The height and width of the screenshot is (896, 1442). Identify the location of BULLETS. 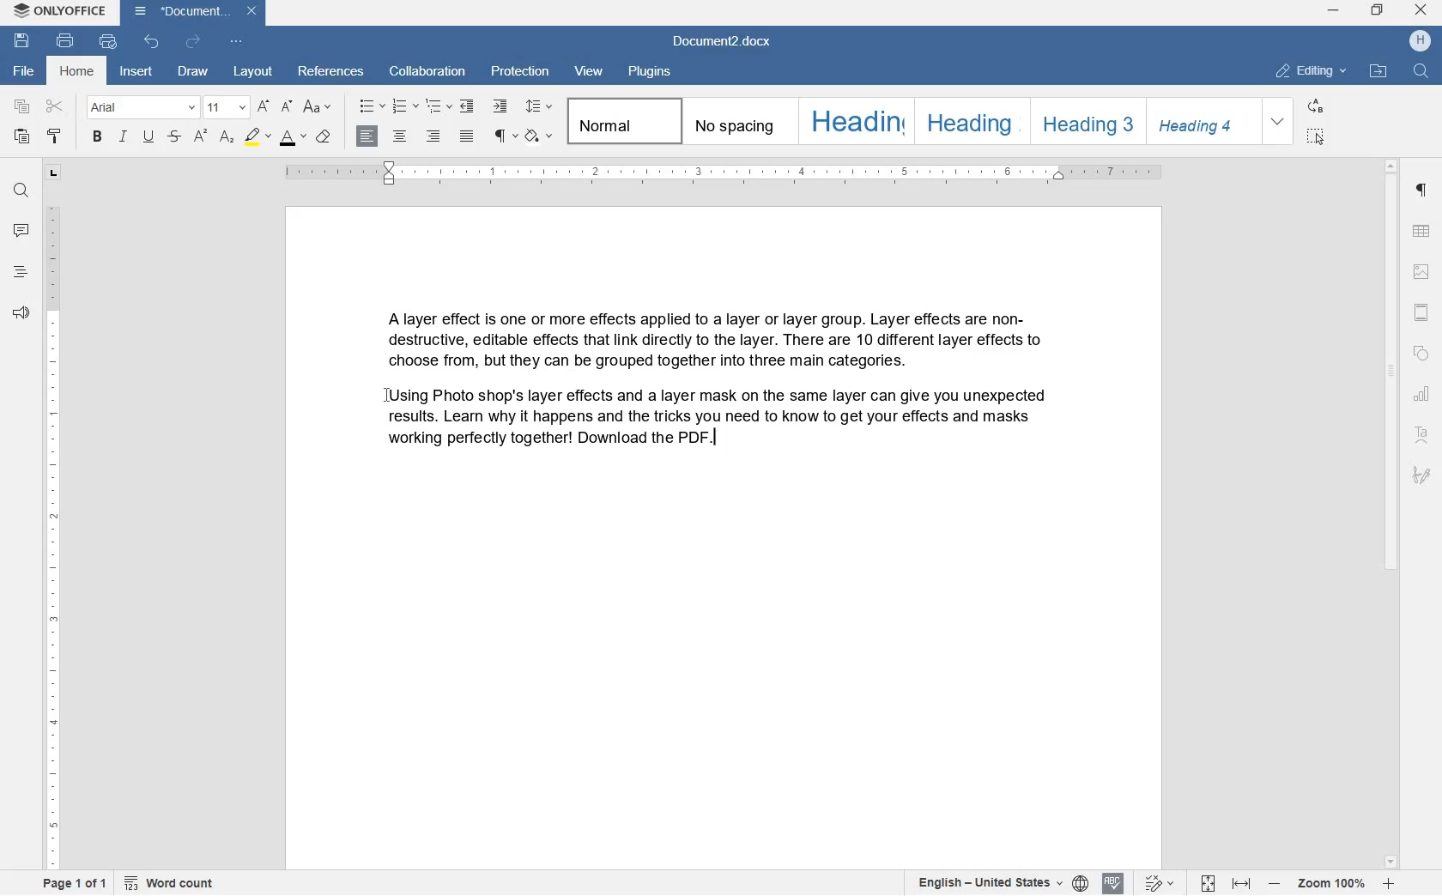
(371, 106).